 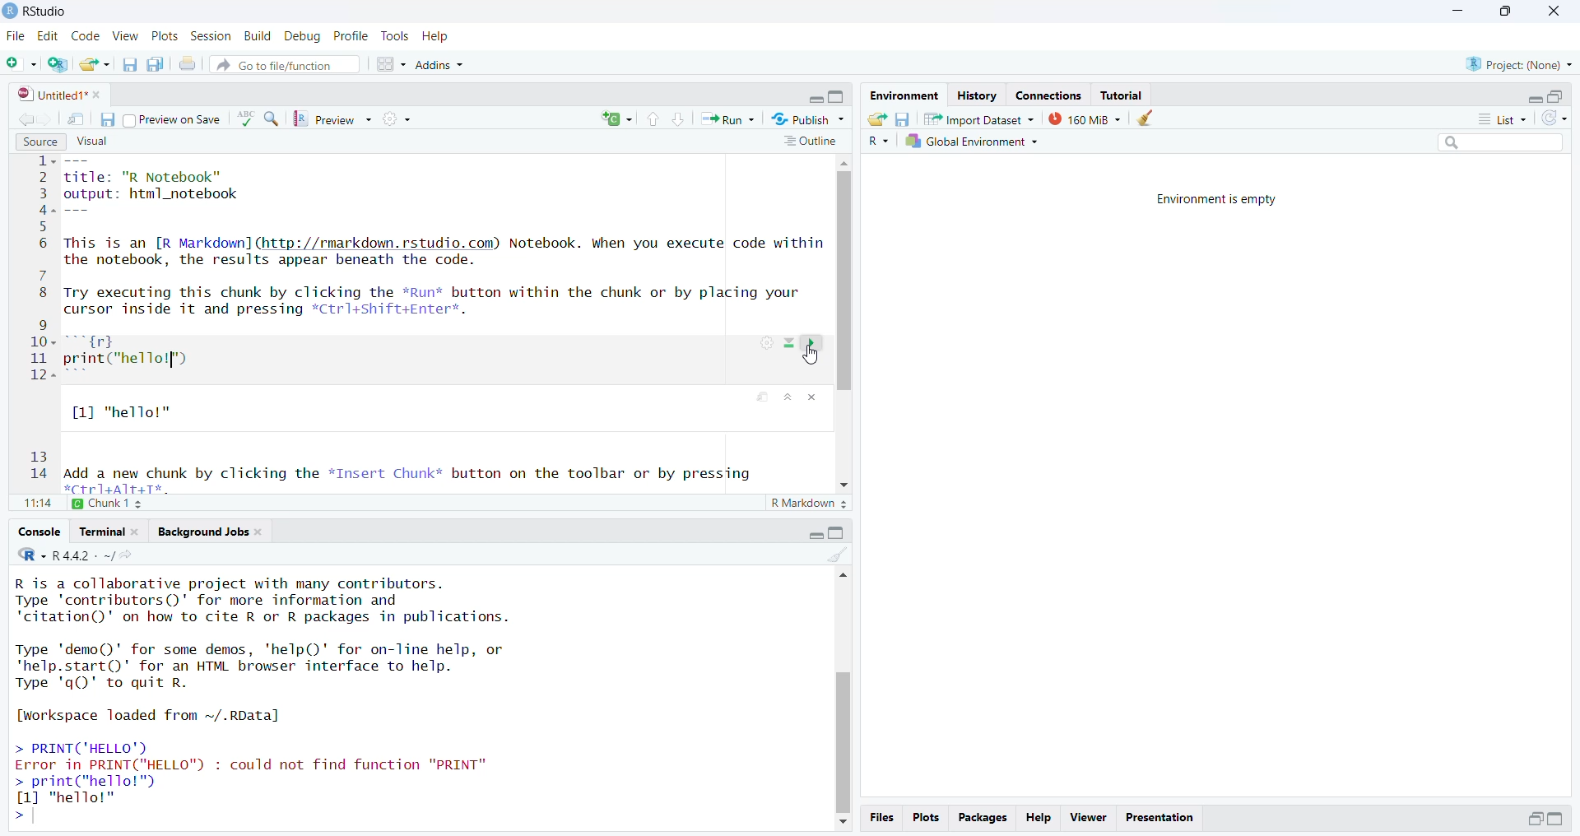 What do you see at coordinates (51, 36) in the screenshot?
I see `edit` at bounding box center [51, 36].